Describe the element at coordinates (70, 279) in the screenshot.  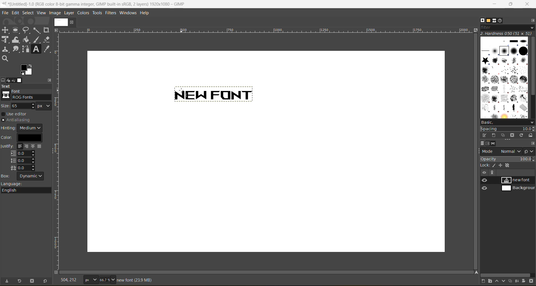
I see `coordinates` at that location.